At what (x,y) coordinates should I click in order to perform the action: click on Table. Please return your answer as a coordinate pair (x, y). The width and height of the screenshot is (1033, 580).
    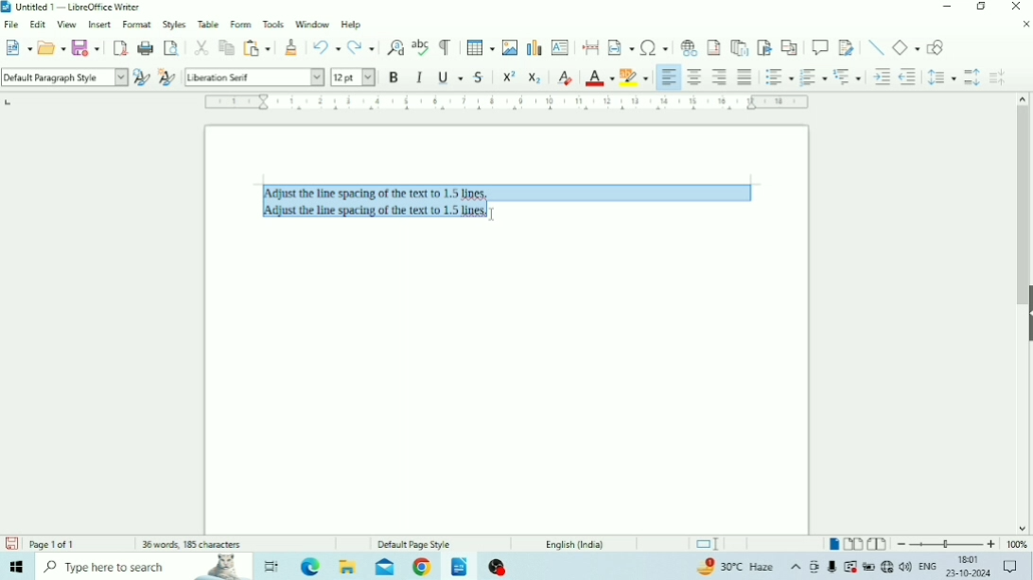
    Looking at the image, I should click on (209, 24).